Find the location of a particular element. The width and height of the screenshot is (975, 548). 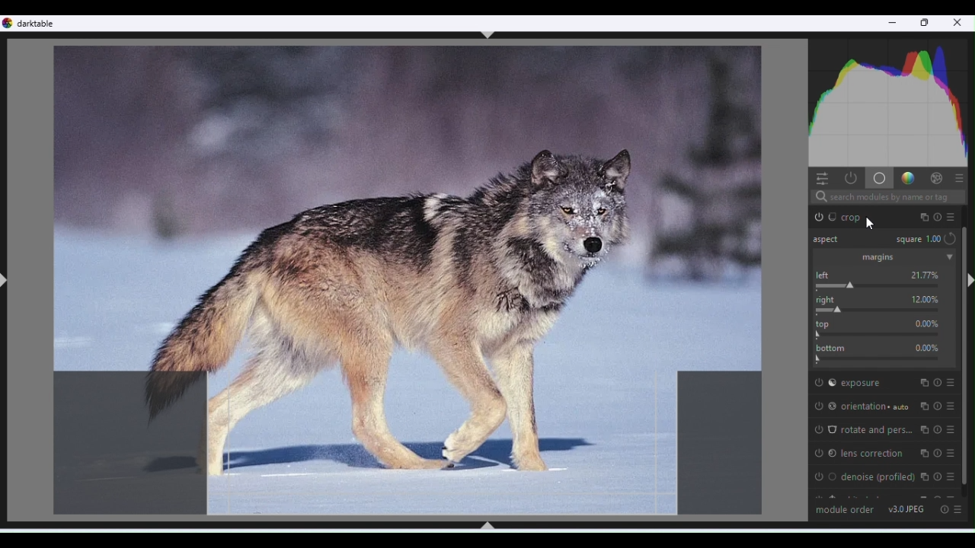

Image is located at coordinates (404, 280).